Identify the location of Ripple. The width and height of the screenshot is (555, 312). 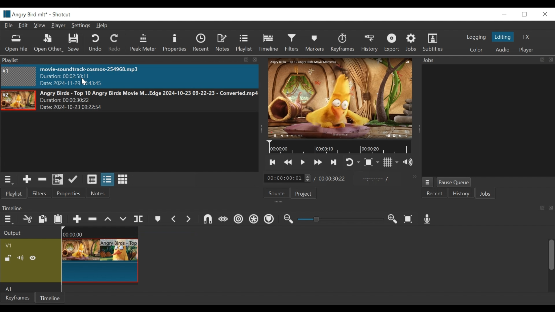
(238, 220).